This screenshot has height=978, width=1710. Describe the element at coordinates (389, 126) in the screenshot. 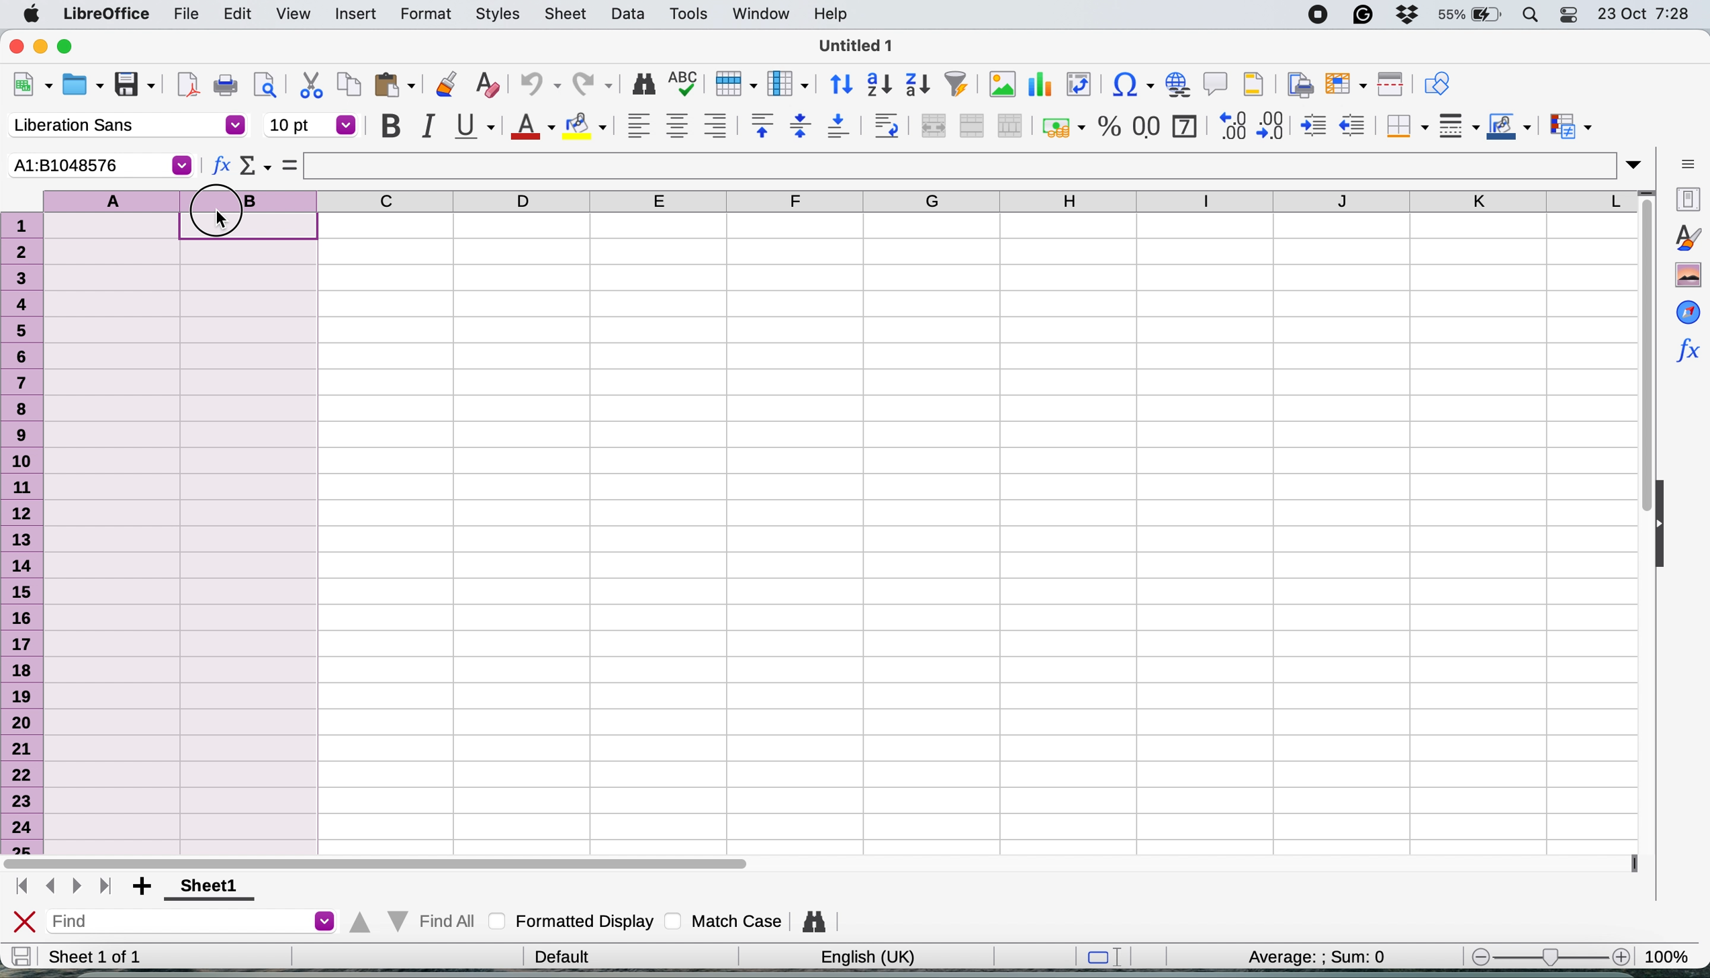

I see `bold` at that location.